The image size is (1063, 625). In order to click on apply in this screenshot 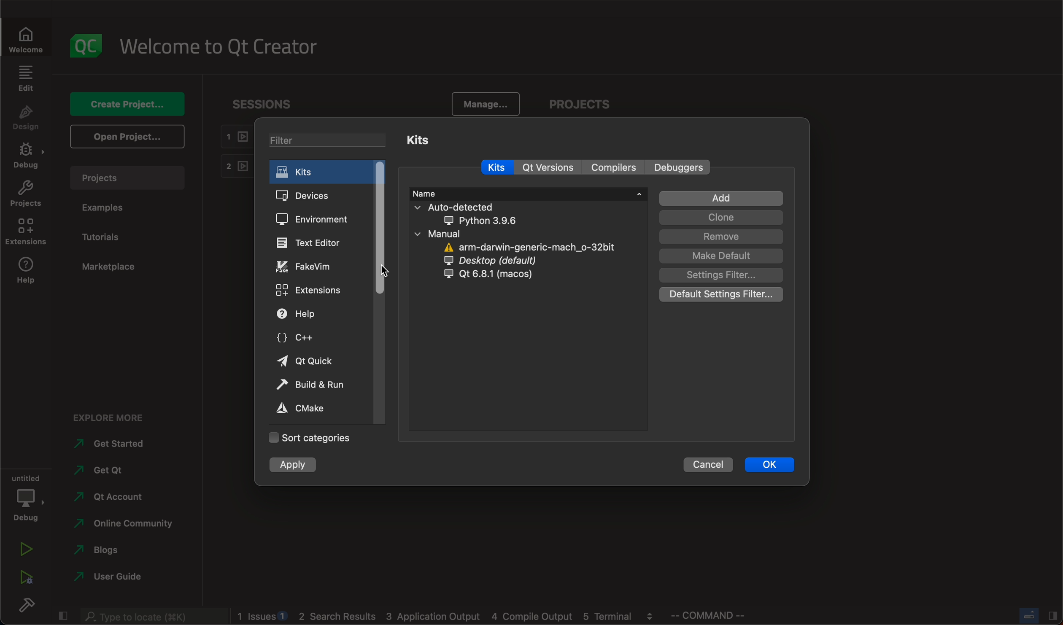, I will do `click(301, 466)`.